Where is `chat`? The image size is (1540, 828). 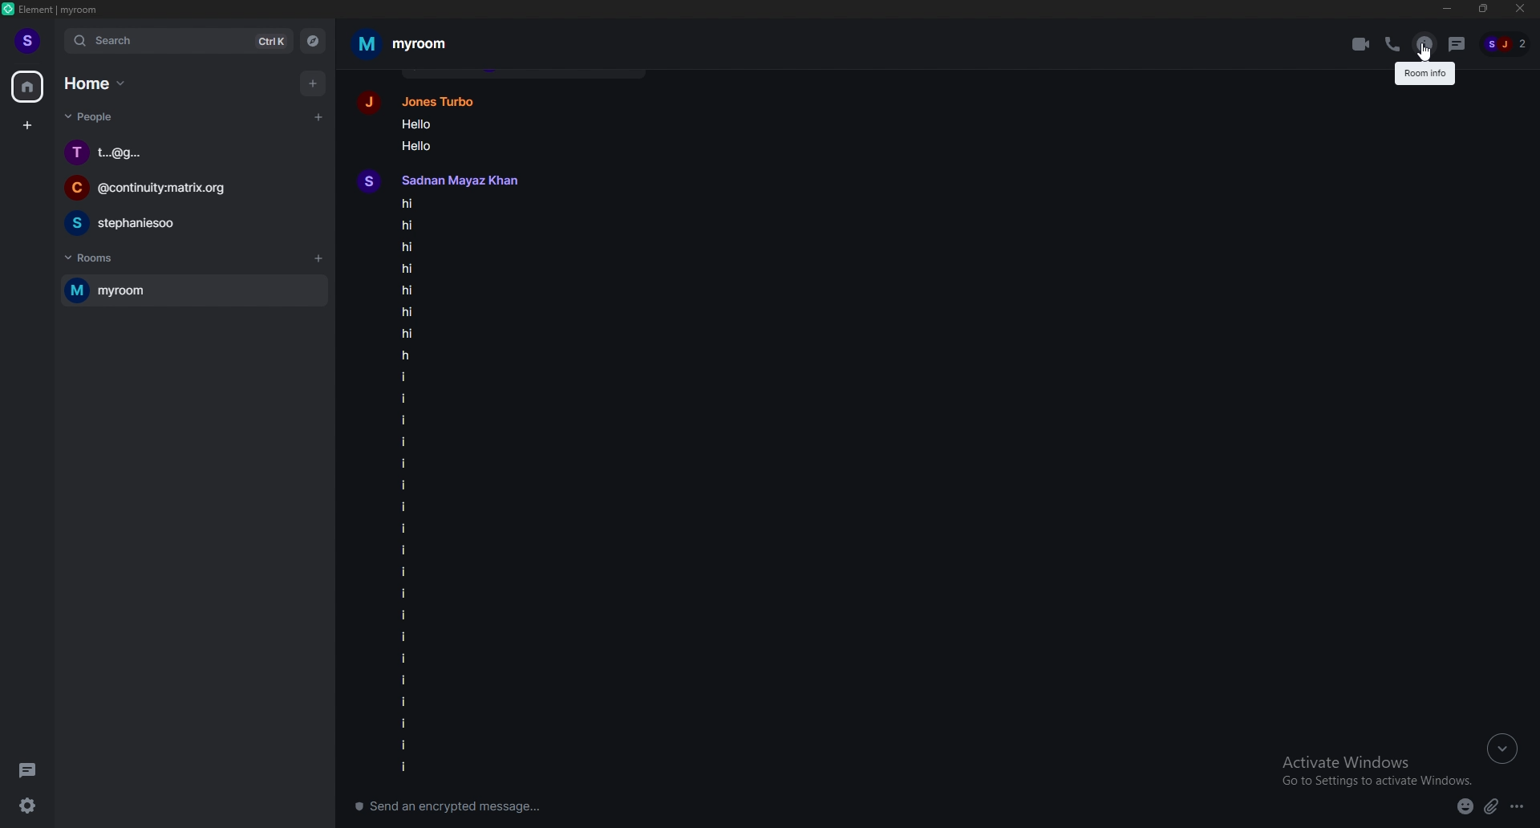
chat is located at coordinates (191, 223).